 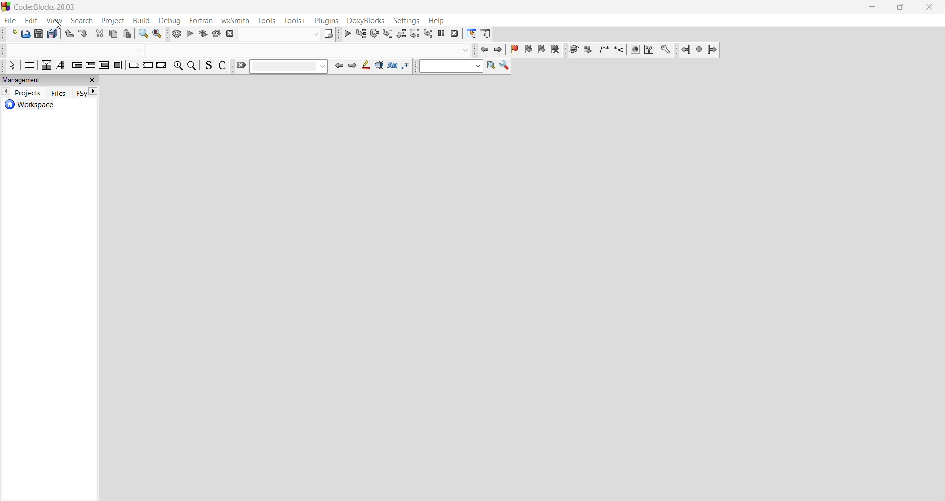 I want to click on show the select target dialog, so click(x=286, y=35).